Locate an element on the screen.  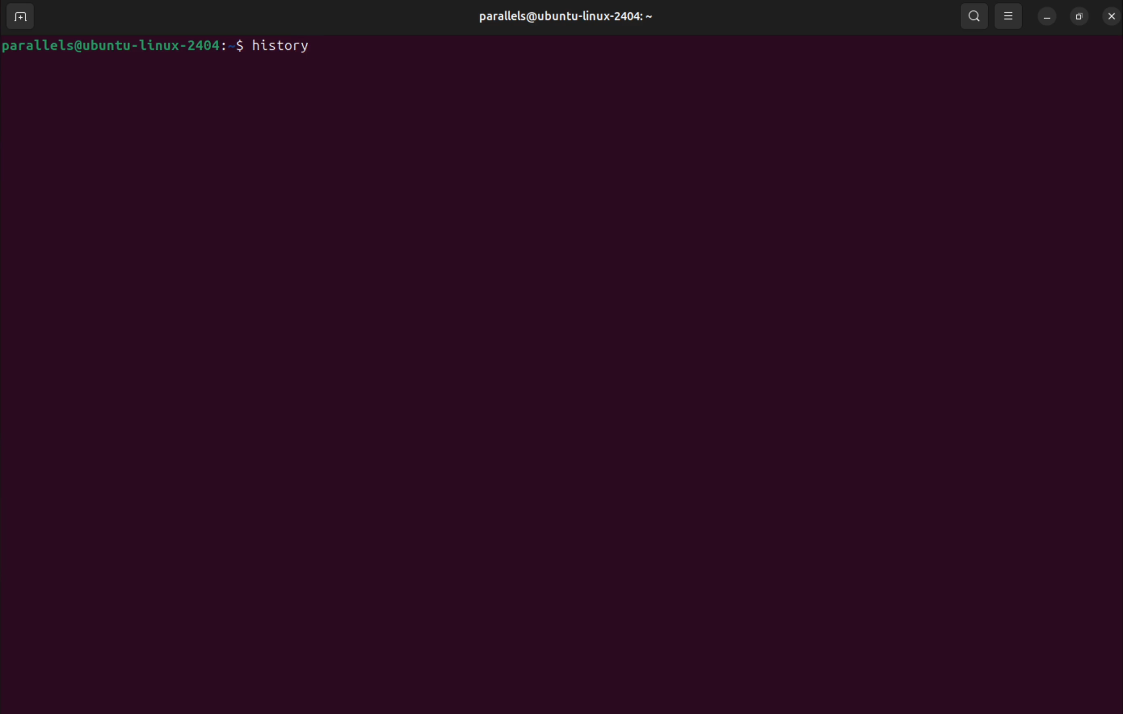
bash prompts is located at coordinates (122, 45).